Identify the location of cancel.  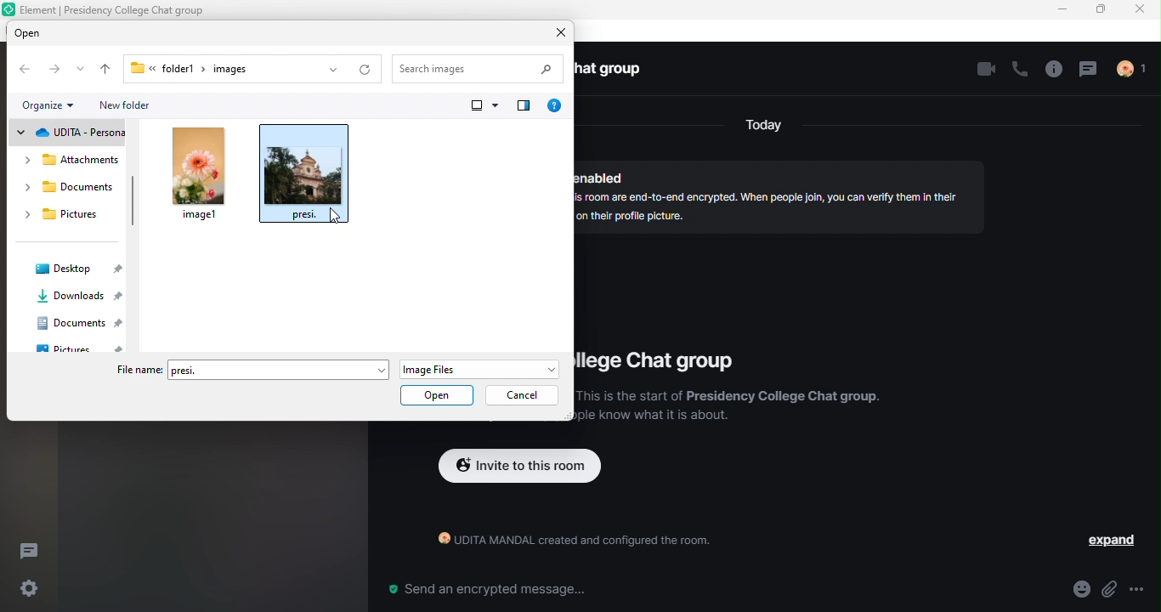
(524, 395).